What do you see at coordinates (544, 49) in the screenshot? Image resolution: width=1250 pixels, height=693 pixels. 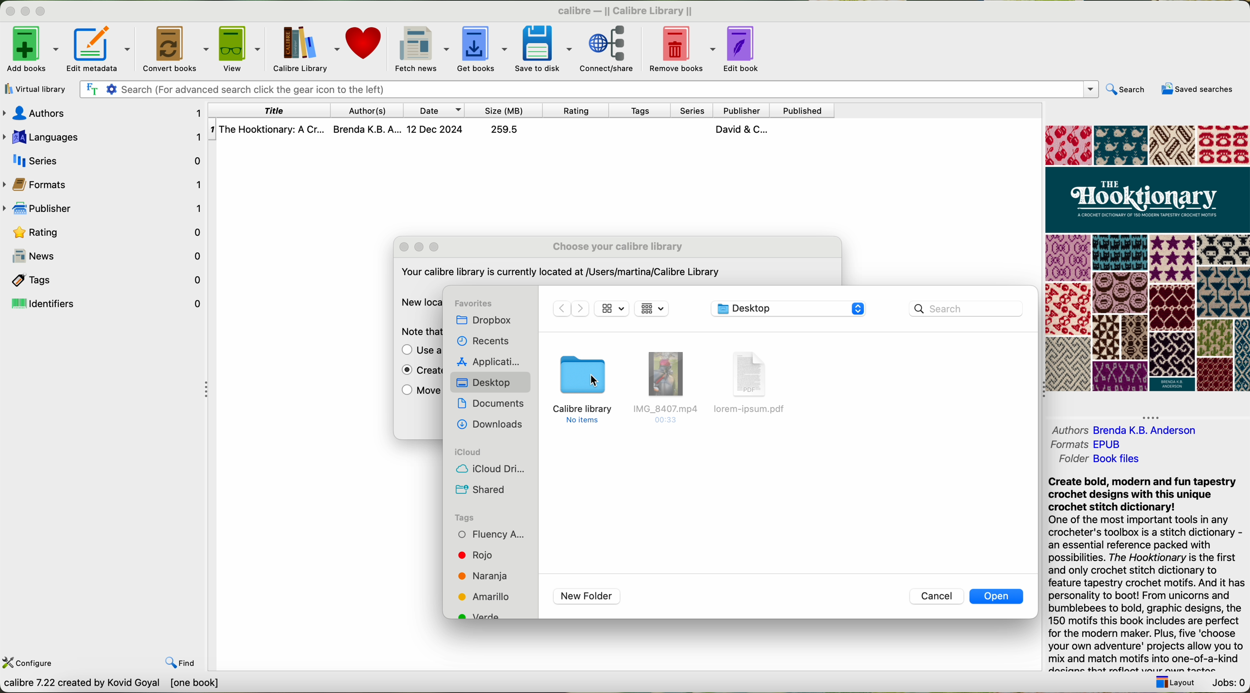 I see `save to disk` at bounding box center [544, 49].